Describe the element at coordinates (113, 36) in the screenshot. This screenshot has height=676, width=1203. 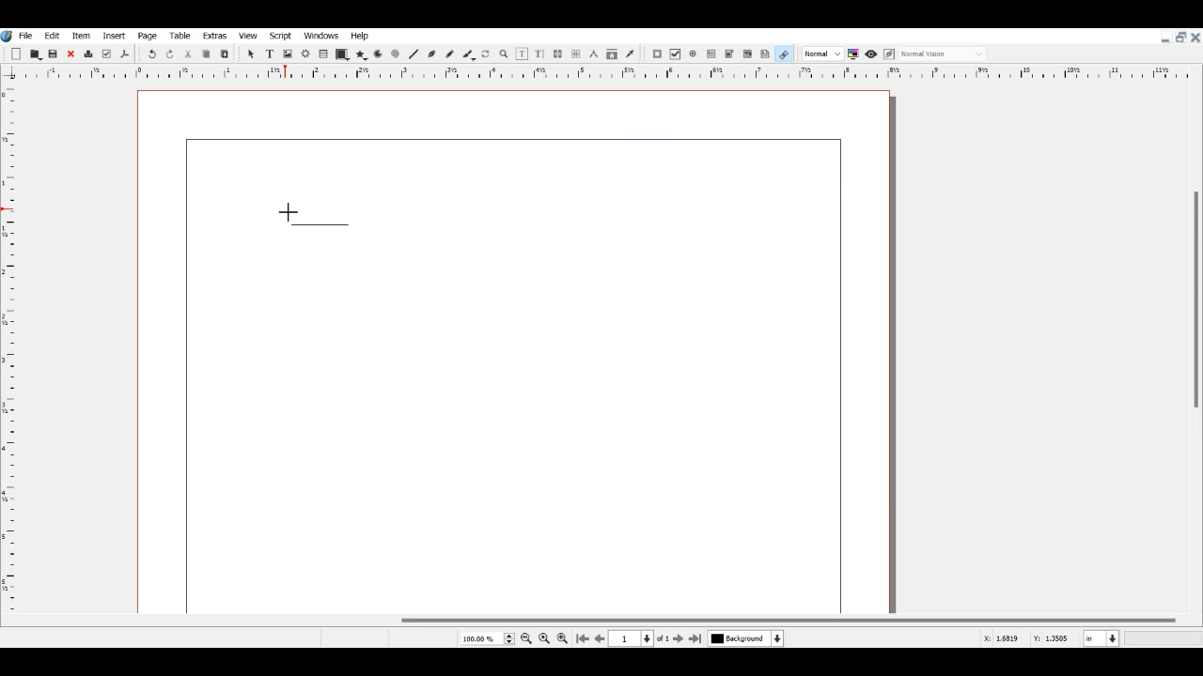
I see `Insert` at that location.